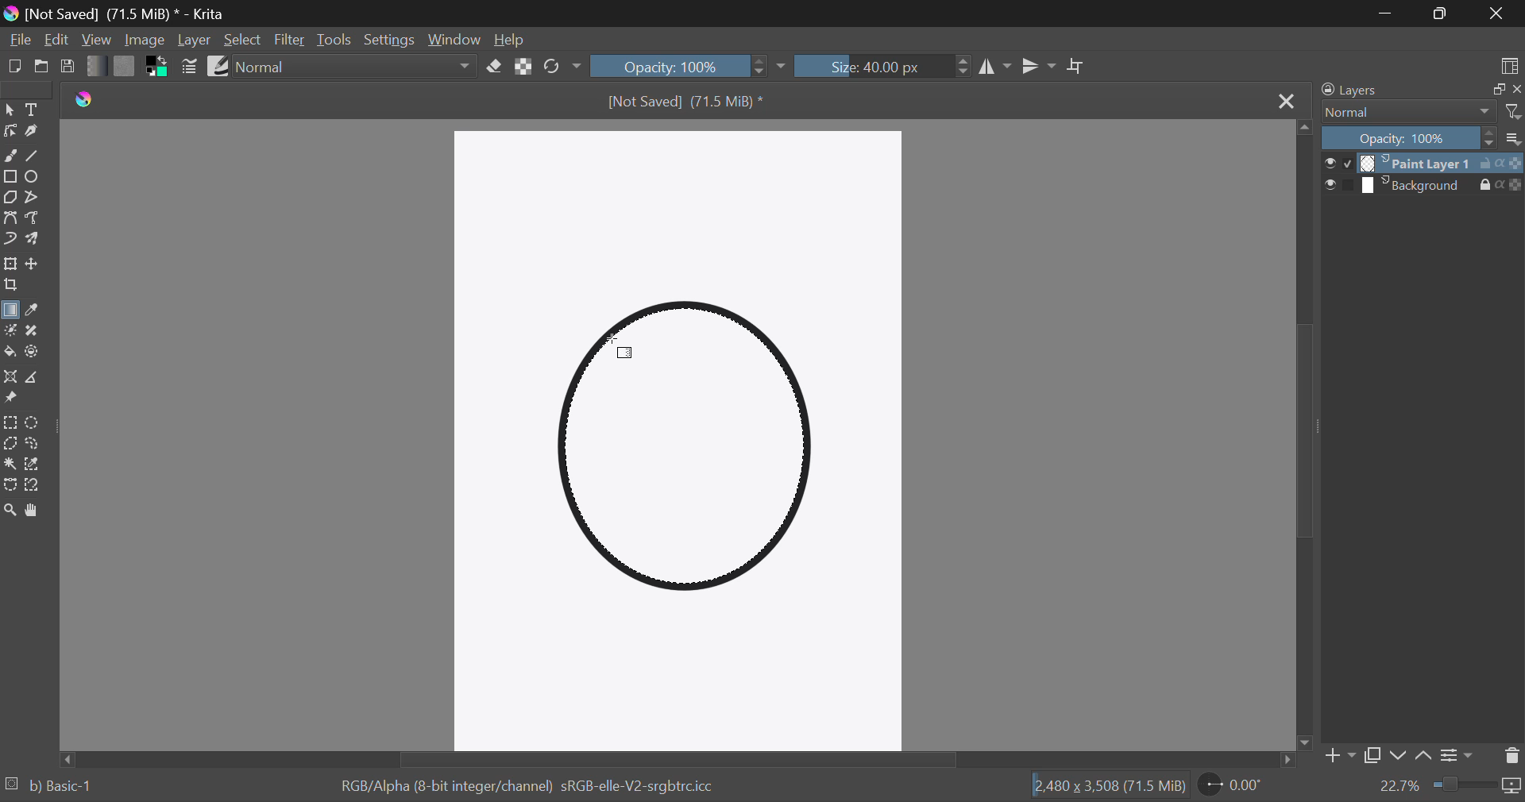 The width and height of the screenshot is (1525, 802). What do you see at coordinates (676, 762) in the screenshot?
I see `Scroll Bar` at bounding box center [676, 762].